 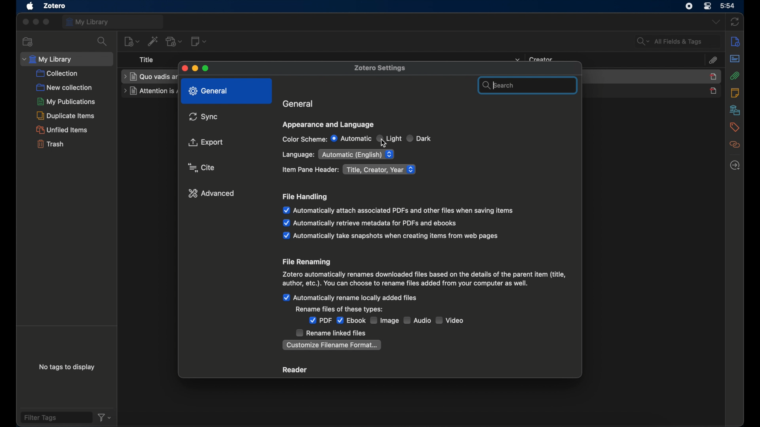 I want to click on apple icon, so click(x=30, y=6).